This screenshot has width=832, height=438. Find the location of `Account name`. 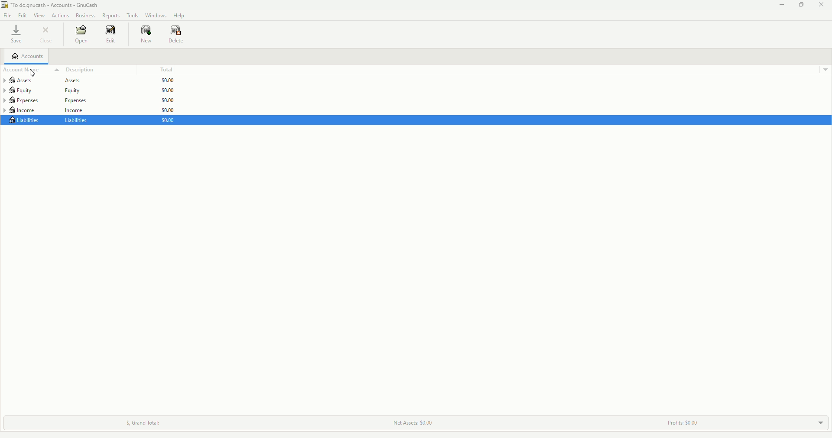

Account name is located at coordinates (31, 70).